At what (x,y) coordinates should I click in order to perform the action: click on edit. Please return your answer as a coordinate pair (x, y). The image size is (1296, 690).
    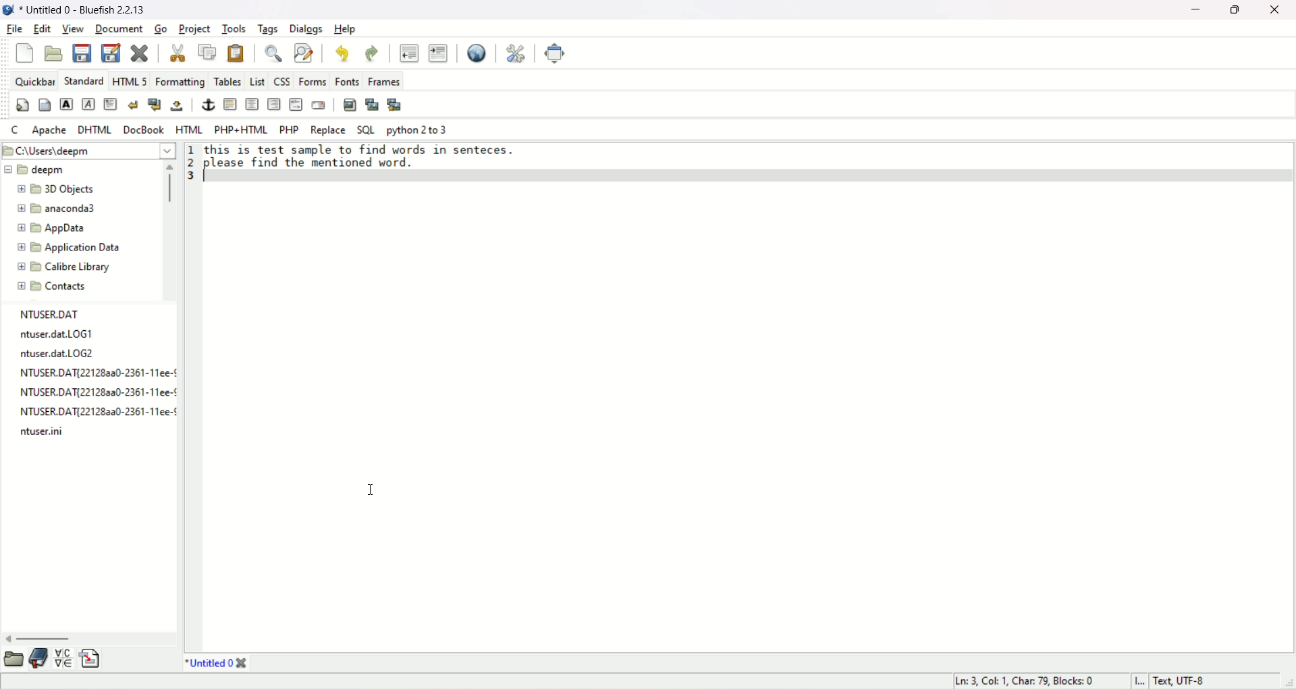
    Looking at the image, I should click on (43, 28).